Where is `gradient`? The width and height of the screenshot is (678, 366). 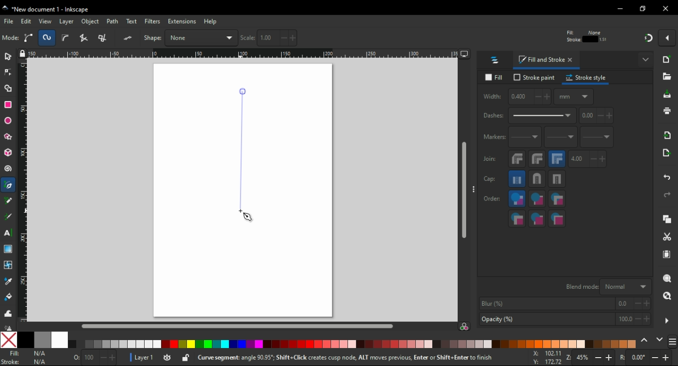
gradient is located at coordinates (8, 249).